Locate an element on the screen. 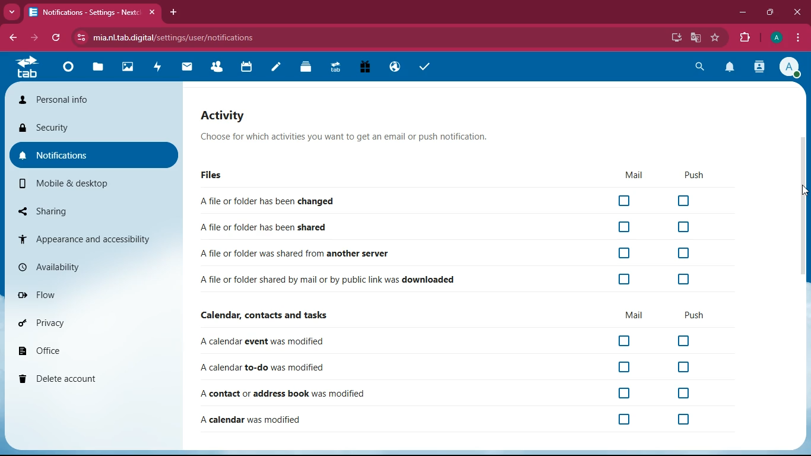  close is located at coordinates (797, 13).